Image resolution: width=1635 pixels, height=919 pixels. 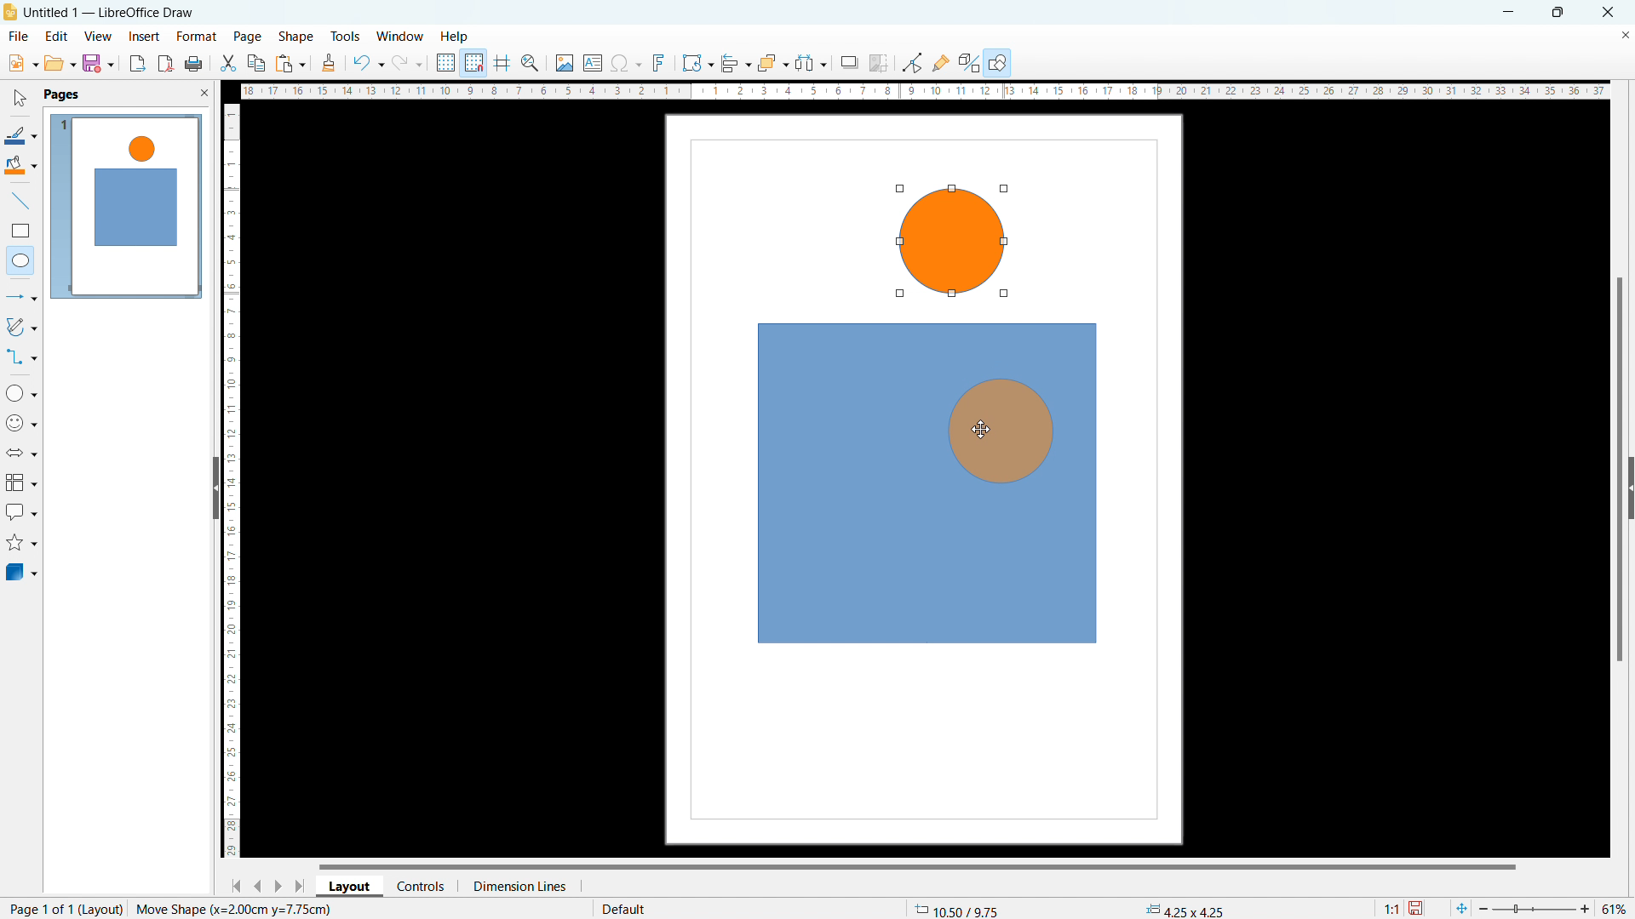 I want to click on zoom and pan, so click(x=530, y=65).